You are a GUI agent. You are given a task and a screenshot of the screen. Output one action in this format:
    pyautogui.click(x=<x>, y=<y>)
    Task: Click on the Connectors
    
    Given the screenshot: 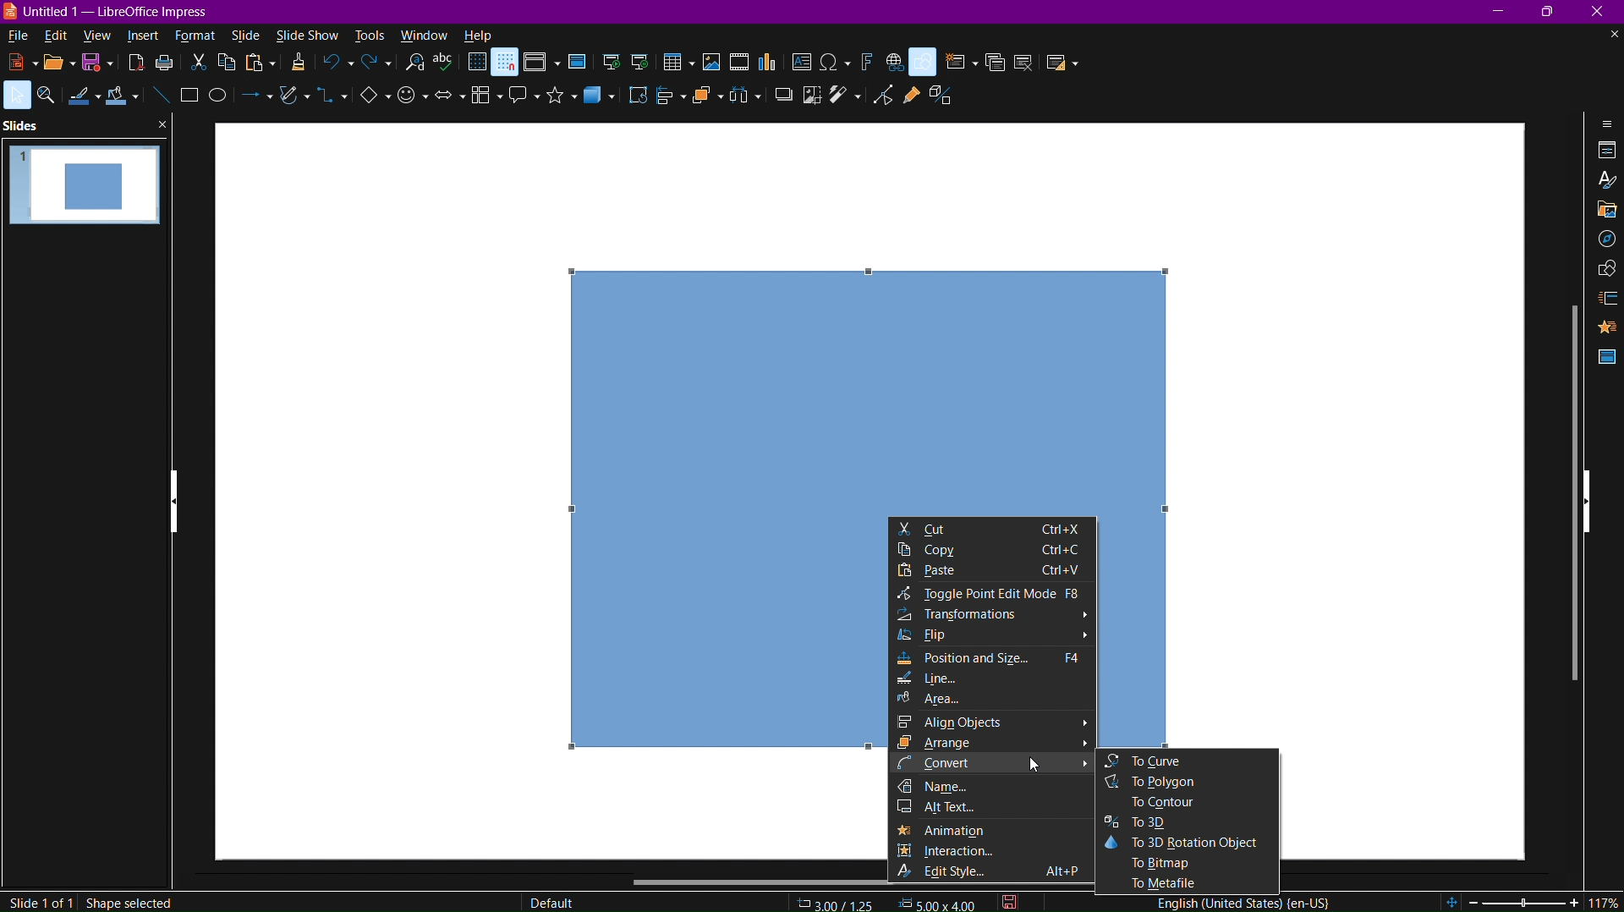 What is the action you would take?
    pyautogui.click(x=332, y=102)
    